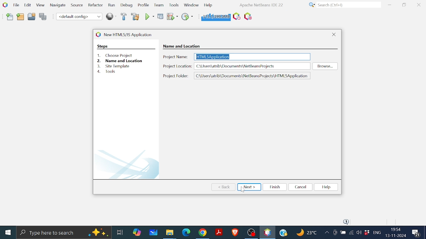  Describe the element at coordinates (395, 232) in the screenshot. I see `Date and time` at that location.